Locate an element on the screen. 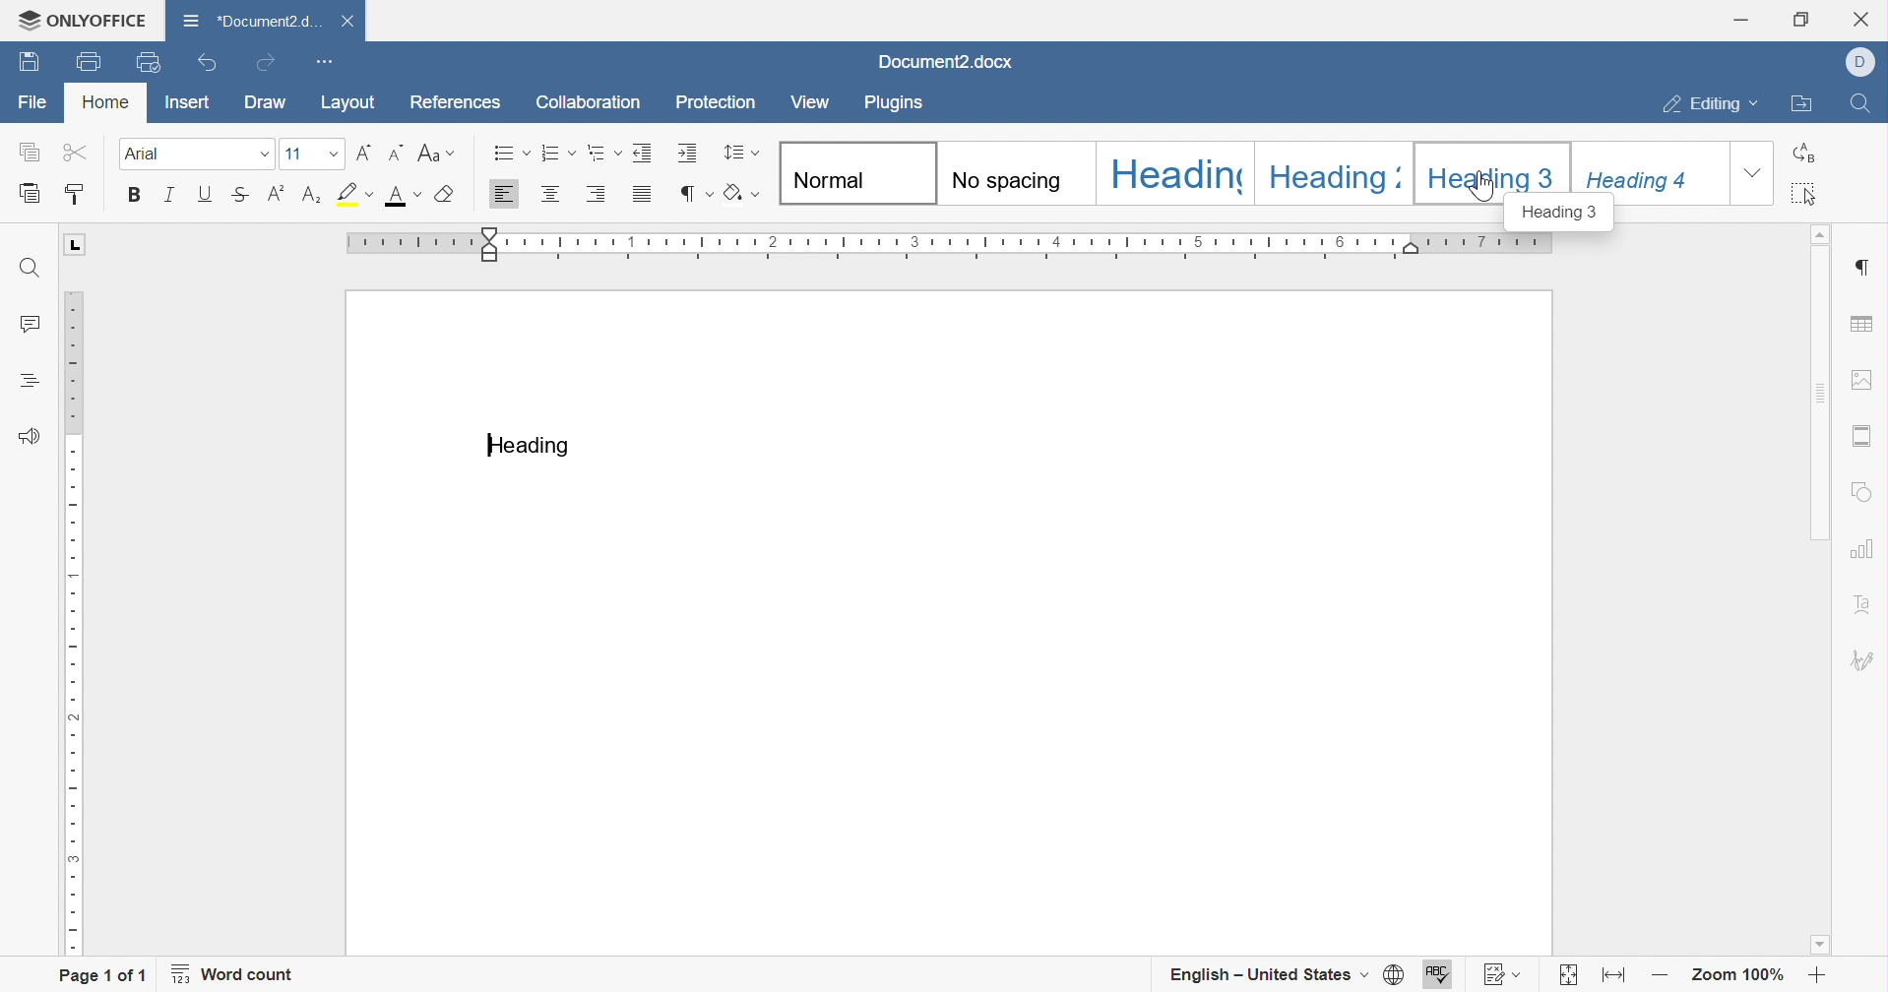 The image size is (1888, 992). Home is located at coordinates (104, 100).